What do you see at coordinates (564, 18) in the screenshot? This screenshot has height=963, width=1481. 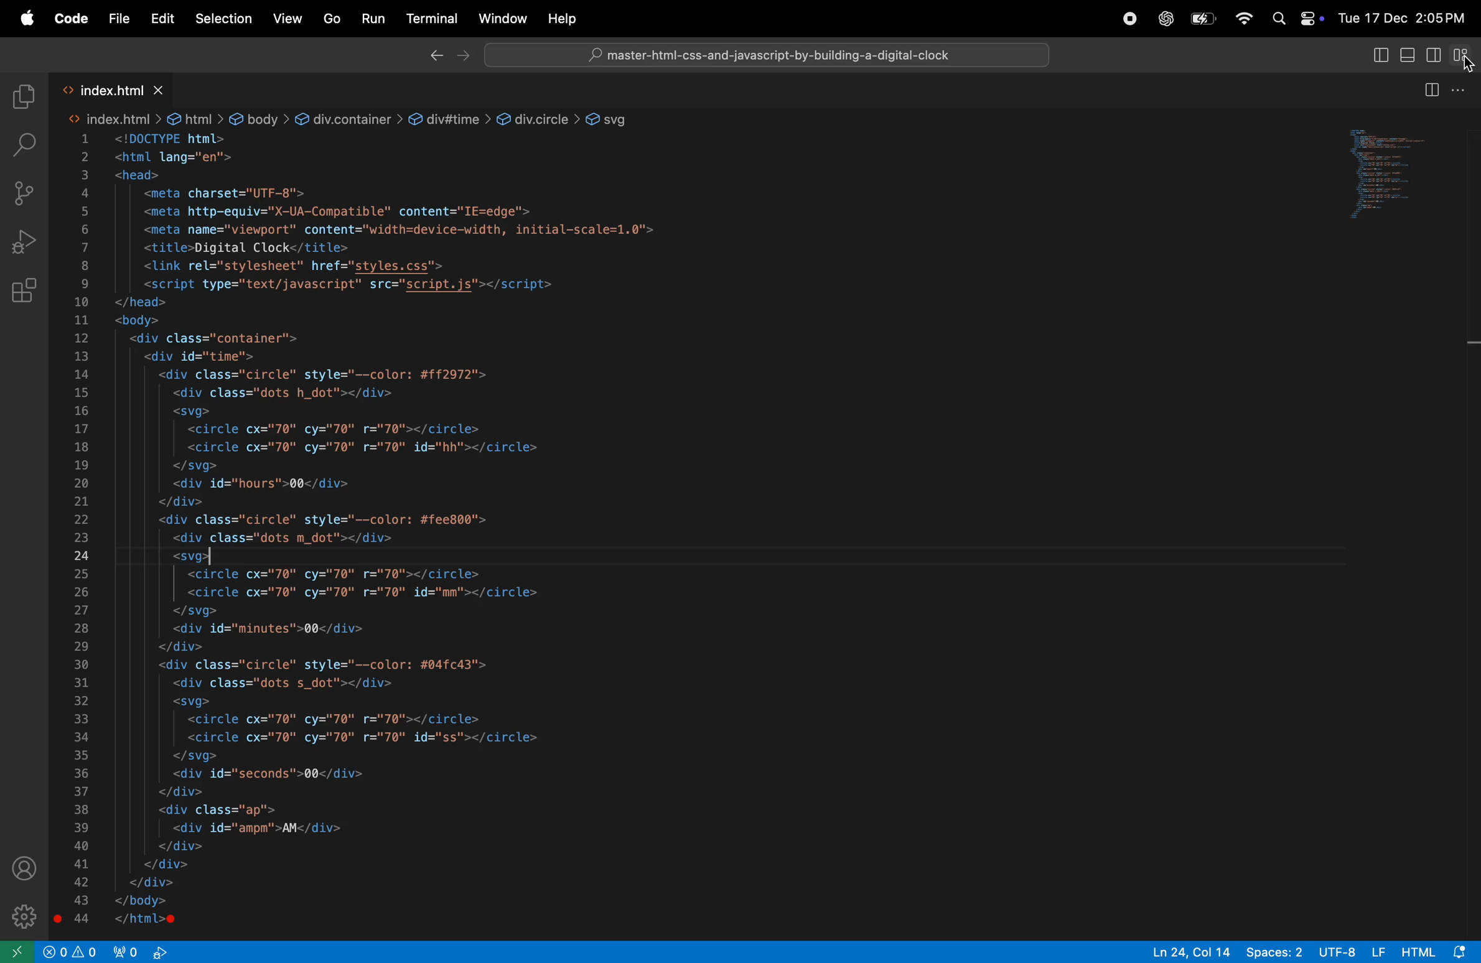 I see `help` at bounding box center [564, 18].